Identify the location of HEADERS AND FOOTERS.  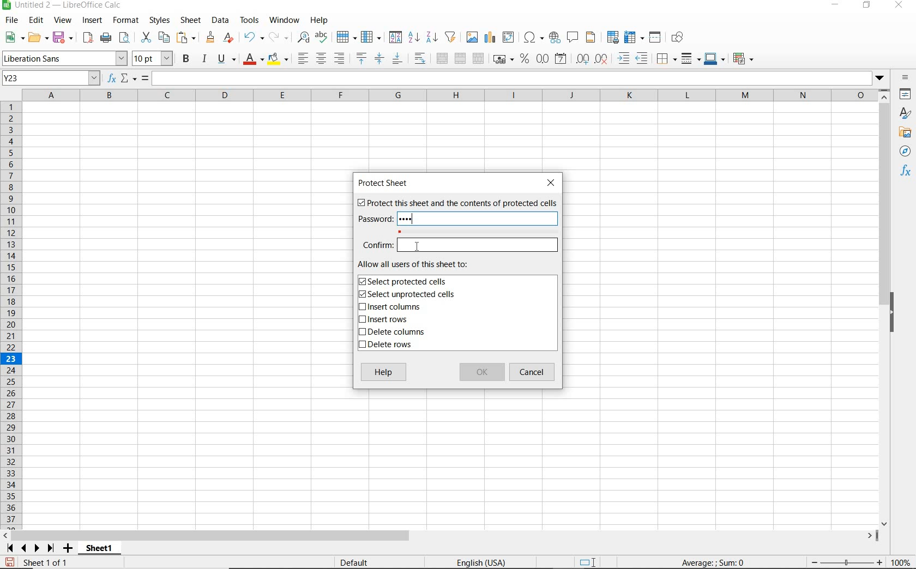
(591, 38).